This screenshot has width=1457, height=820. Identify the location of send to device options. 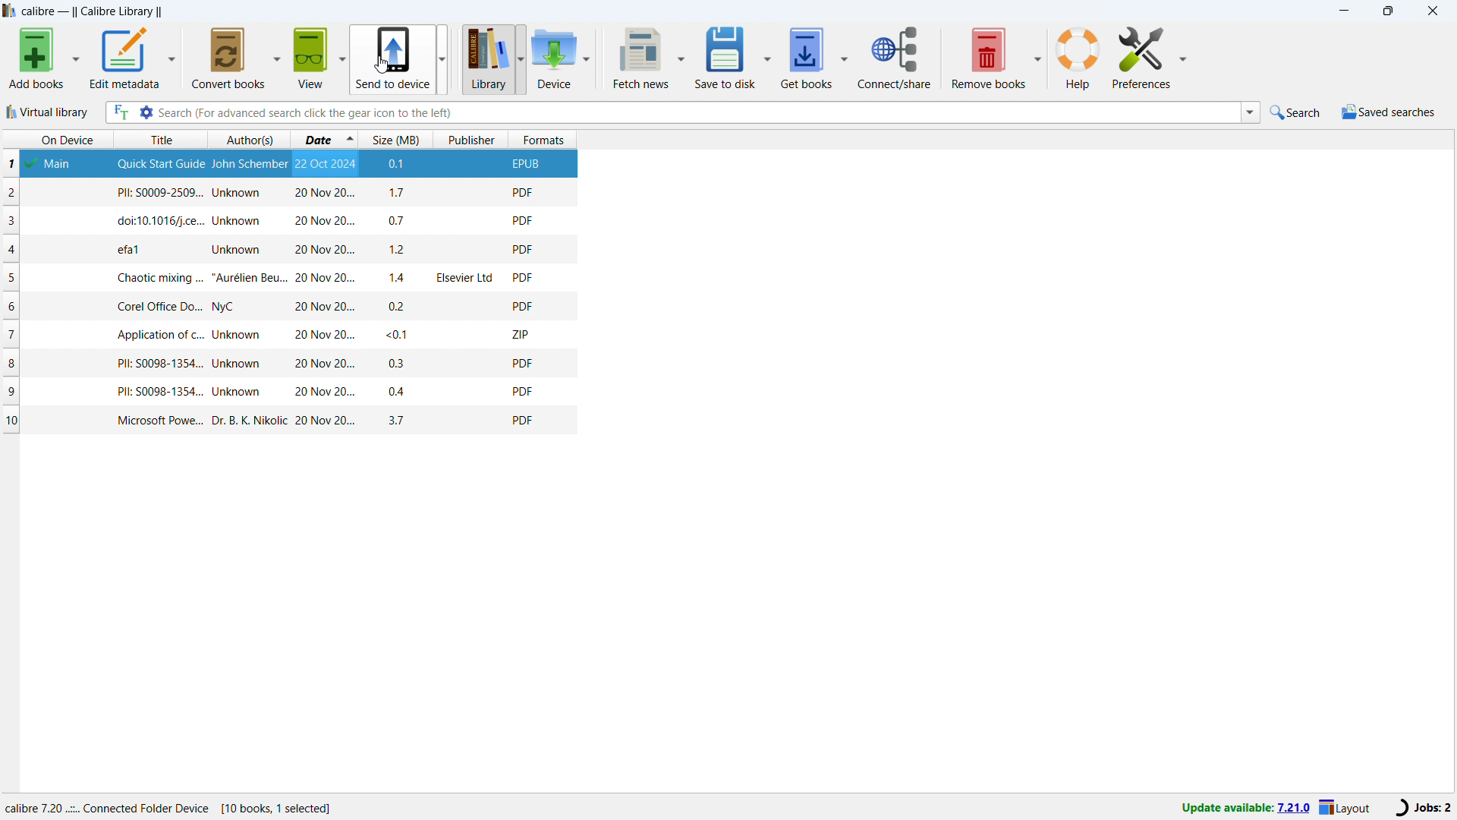
(442, 57).